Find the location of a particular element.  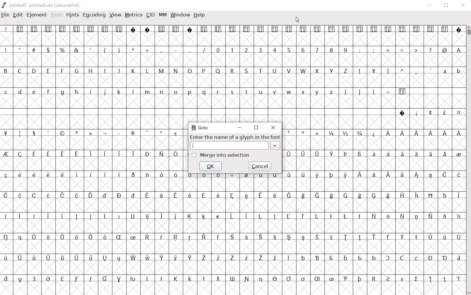

Symbol is located at coordinates (402, 195).